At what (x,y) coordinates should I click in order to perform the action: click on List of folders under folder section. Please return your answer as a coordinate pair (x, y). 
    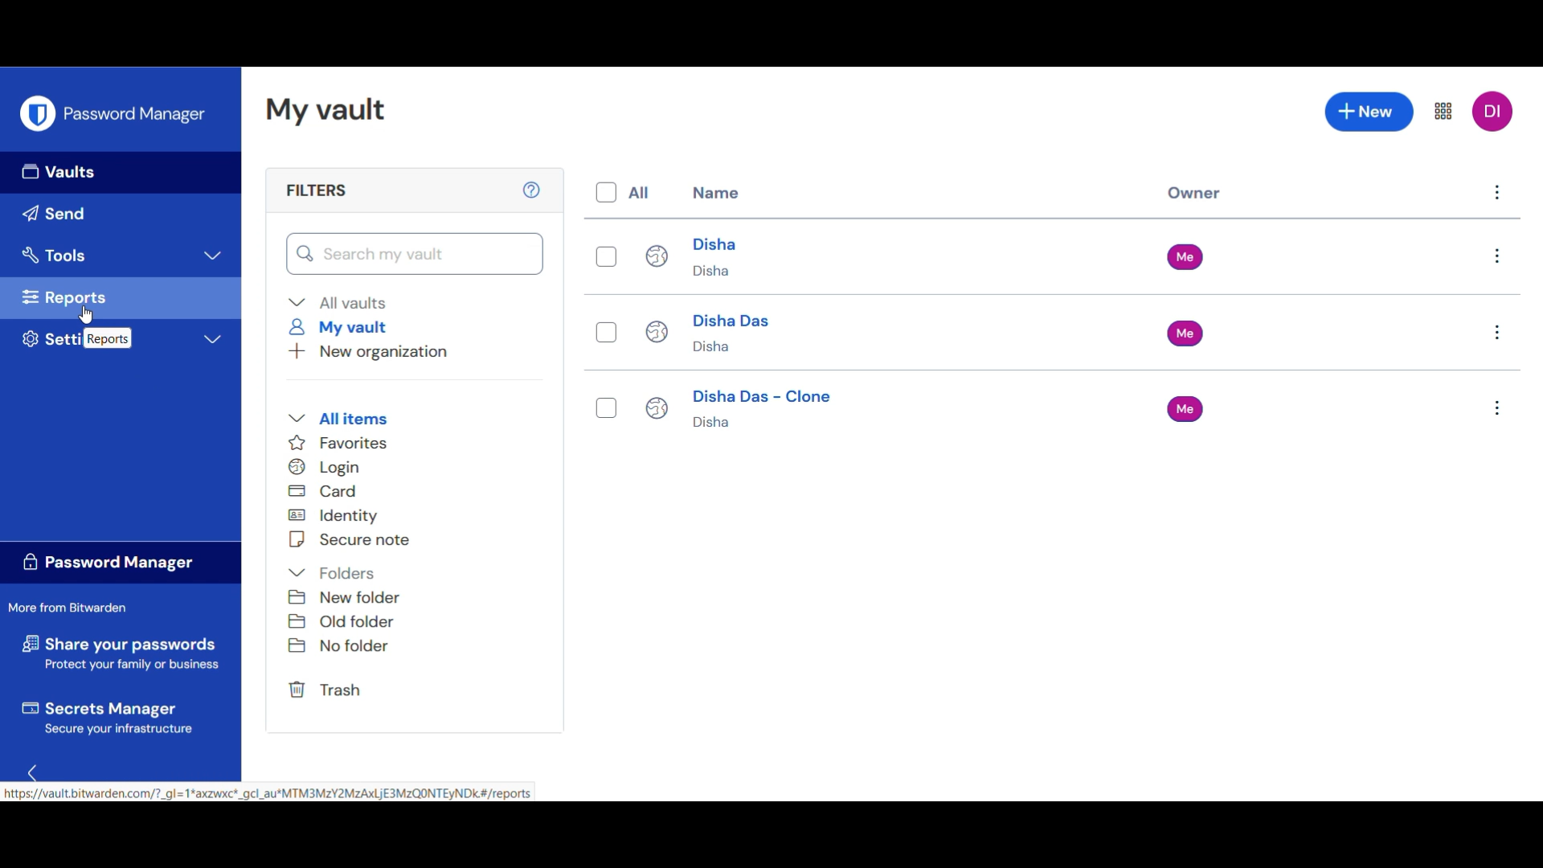
    Looking at the image, I should click on (346, 620).